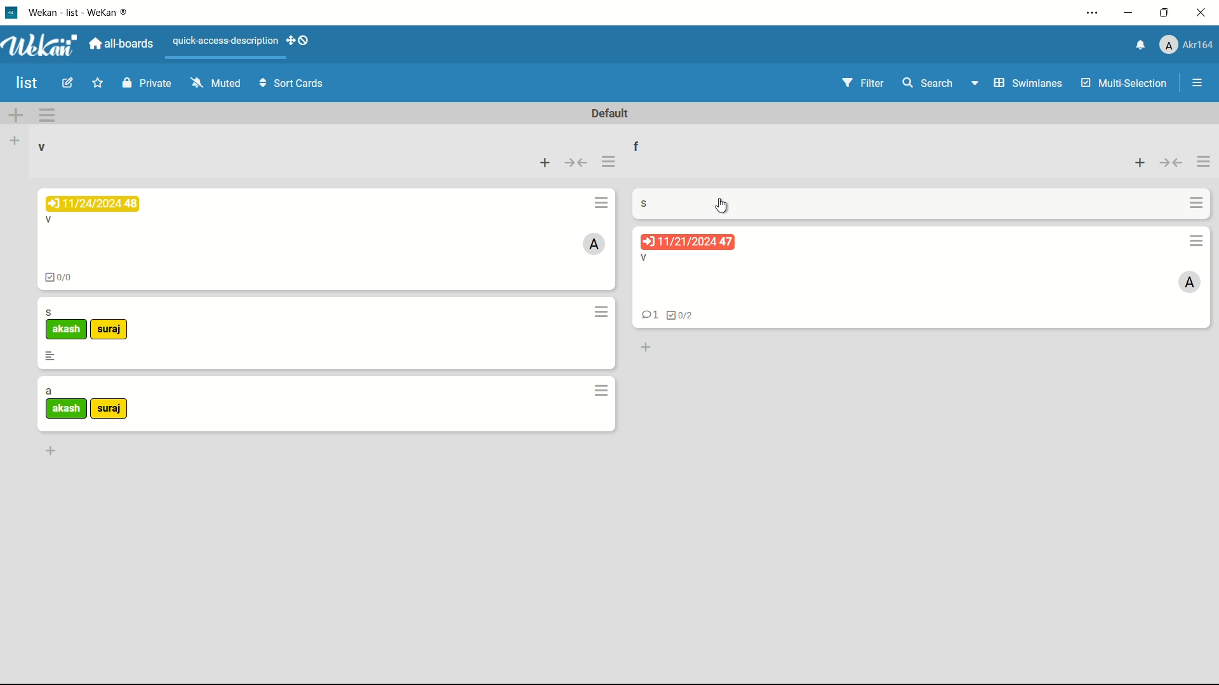 The height and width of the screenshot is (685, 1219). What do you see at coordinates (50, 356) in the screenshot?
I see `description` at bounding box center [50, 356].